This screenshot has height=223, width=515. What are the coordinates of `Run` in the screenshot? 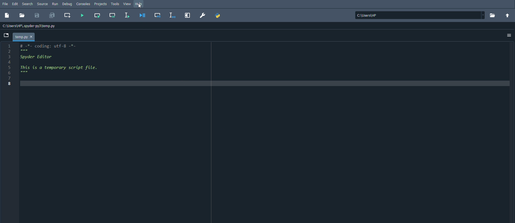 It's located at (55, 4).